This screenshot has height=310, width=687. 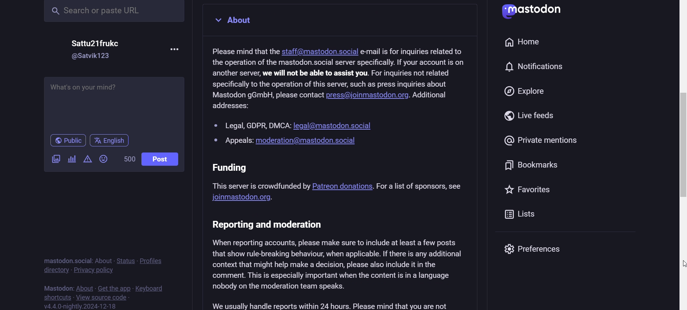 What do you see at coordinates (527, 190) in the screenshot?
I see `favorites` at bounding box center [527, 190].